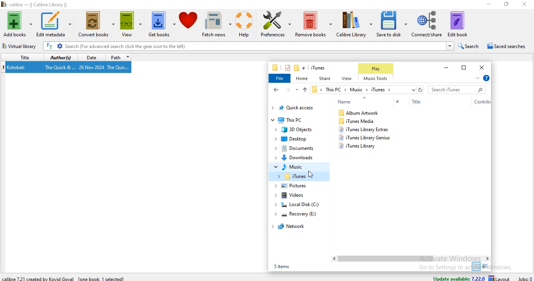 Image resolution: width=534 pixels, height=281 pixels. Describe the element at coordinates (300, 120) in the screenshot. I see `This PC` at that location.